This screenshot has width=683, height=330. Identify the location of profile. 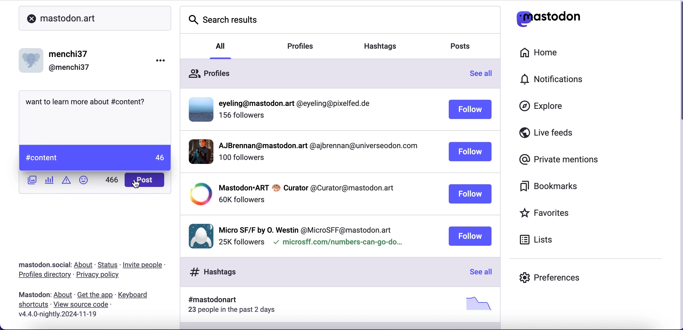
(306, 187).